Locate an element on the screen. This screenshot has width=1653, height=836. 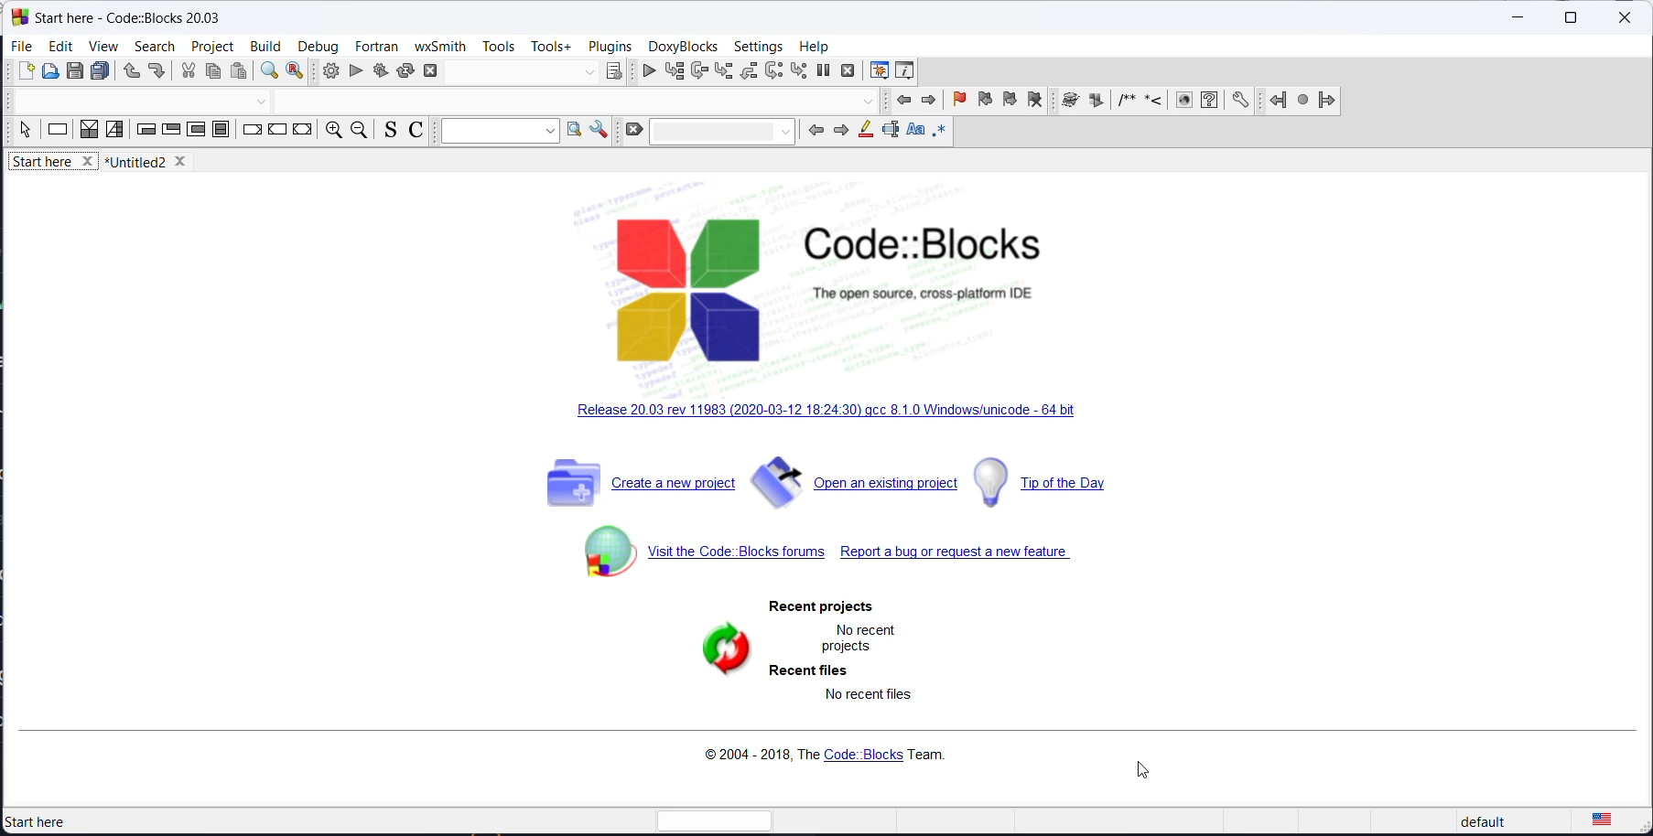
find is located at coordinates (267, 73).